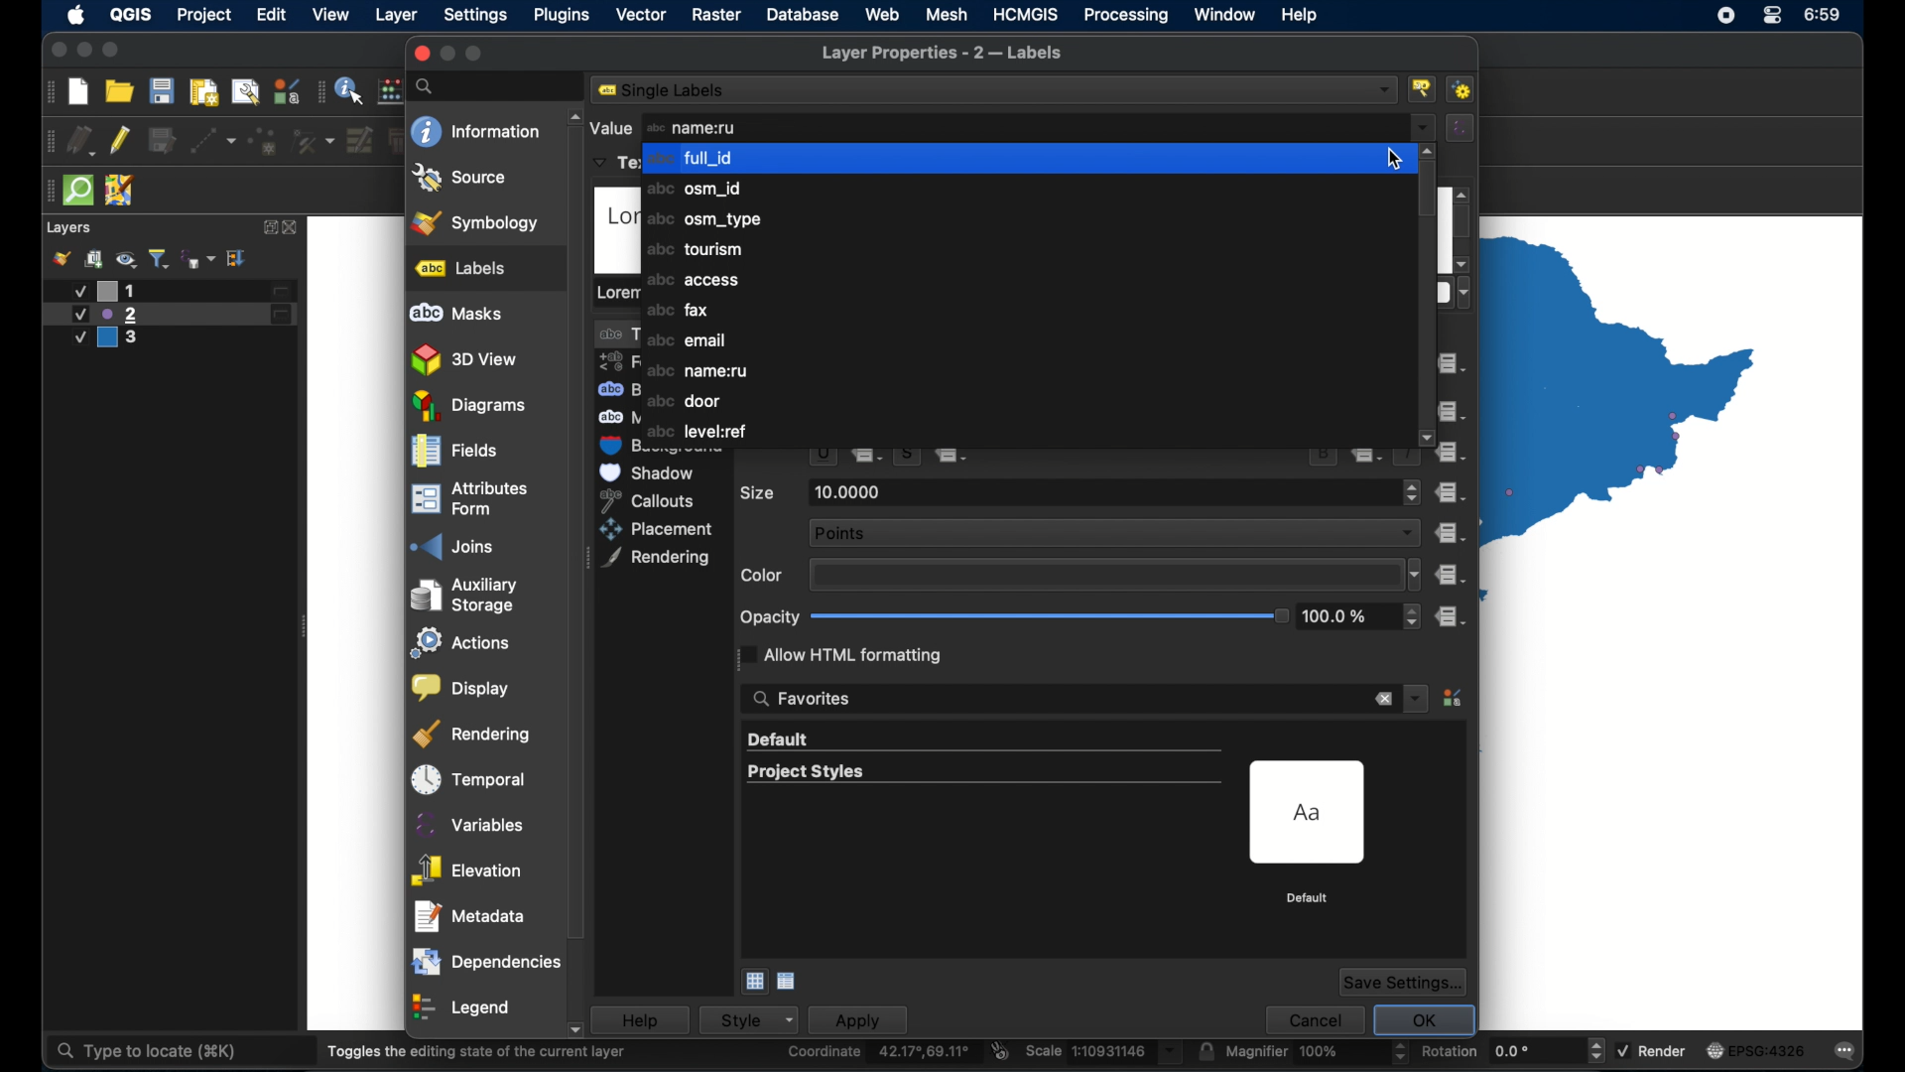 The width and height of the screenshot is (1905, 1072). I want to click on data defined override, so click(1453, 363).